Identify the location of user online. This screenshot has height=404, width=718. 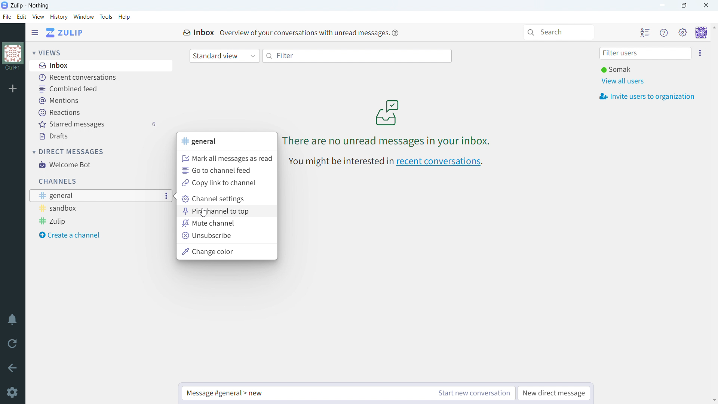
(616, 70).